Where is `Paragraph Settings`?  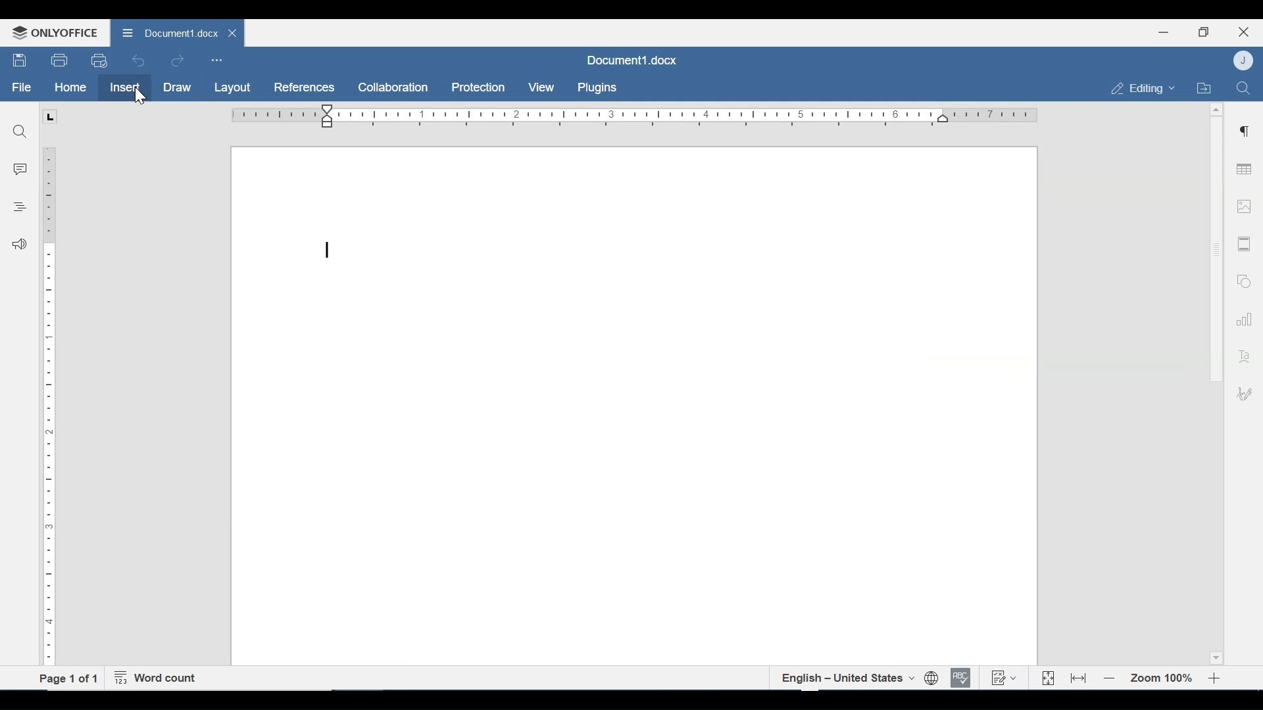 Paragraph Settings is located at coordinates (1245, 130).